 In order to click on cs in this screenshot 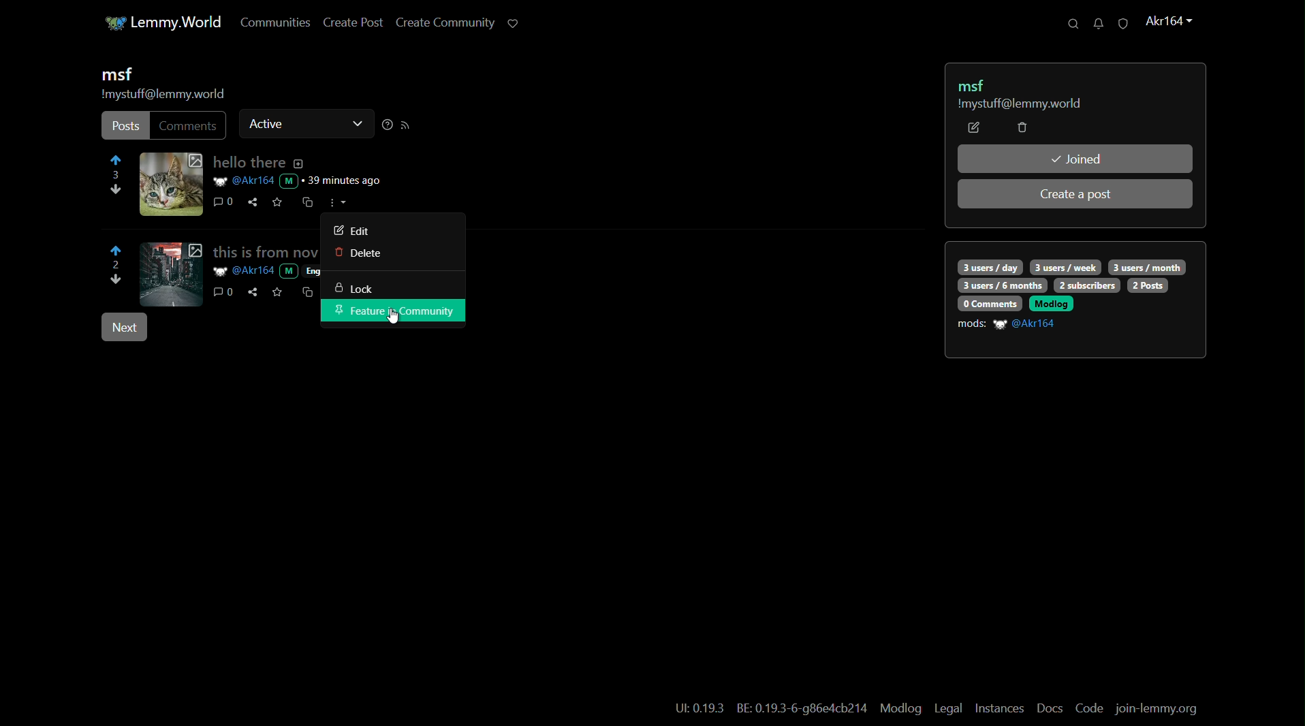, I will do `click(306, 291)`.